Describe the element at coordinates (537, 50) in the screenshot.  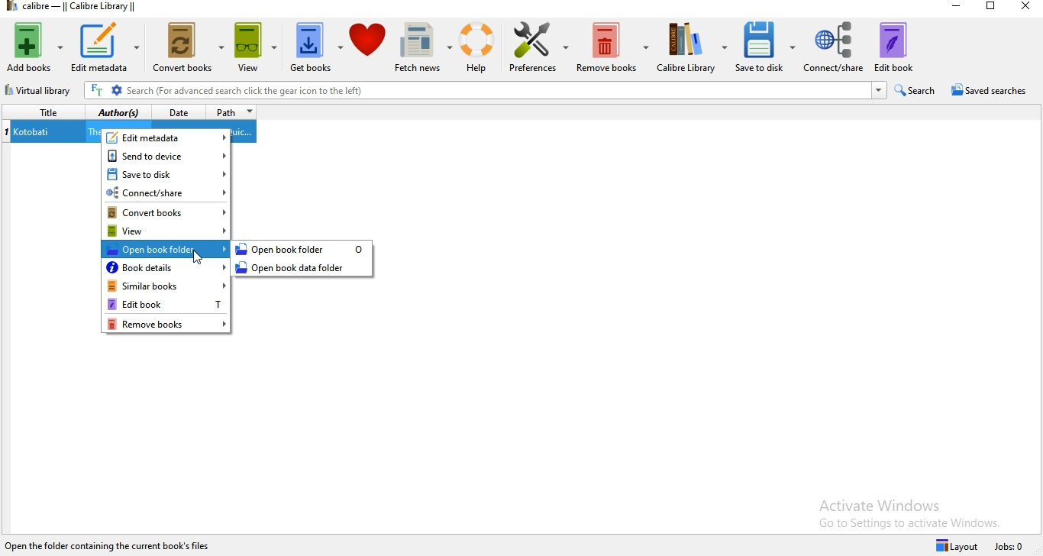
I see `preferences` at that location.